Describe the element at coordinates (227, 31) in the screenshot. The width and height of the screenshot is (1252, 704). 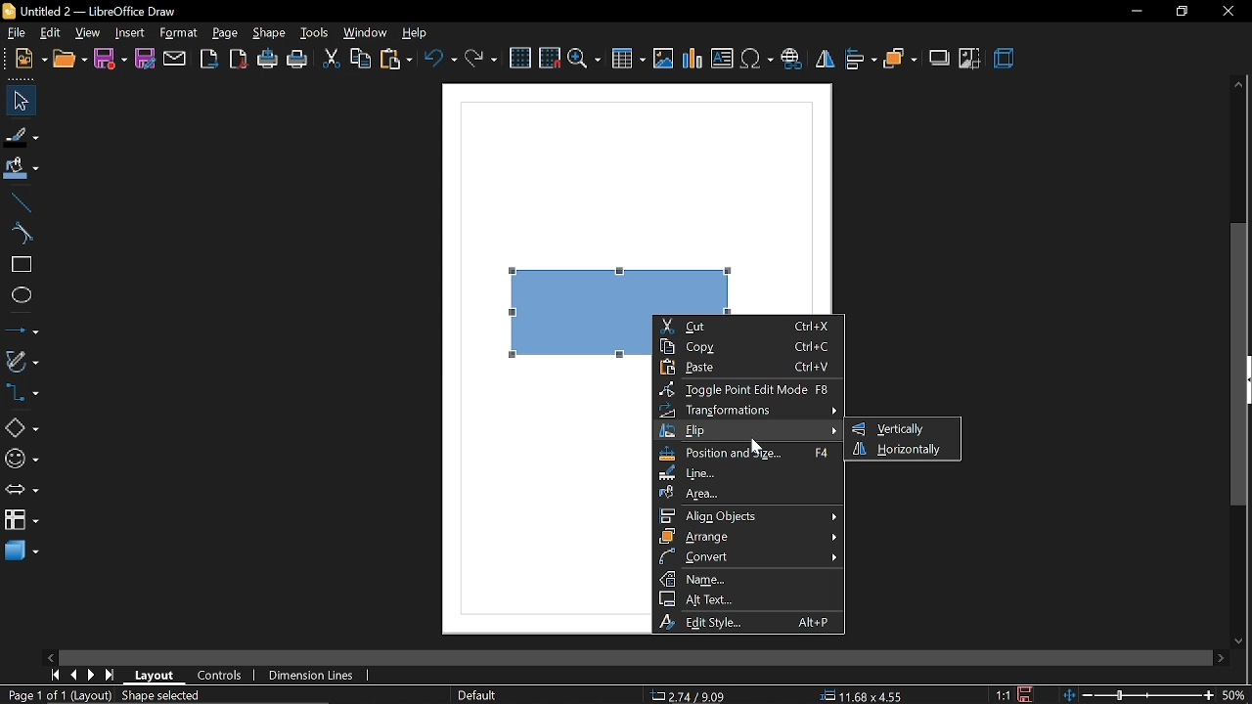
I see `page` at that location.